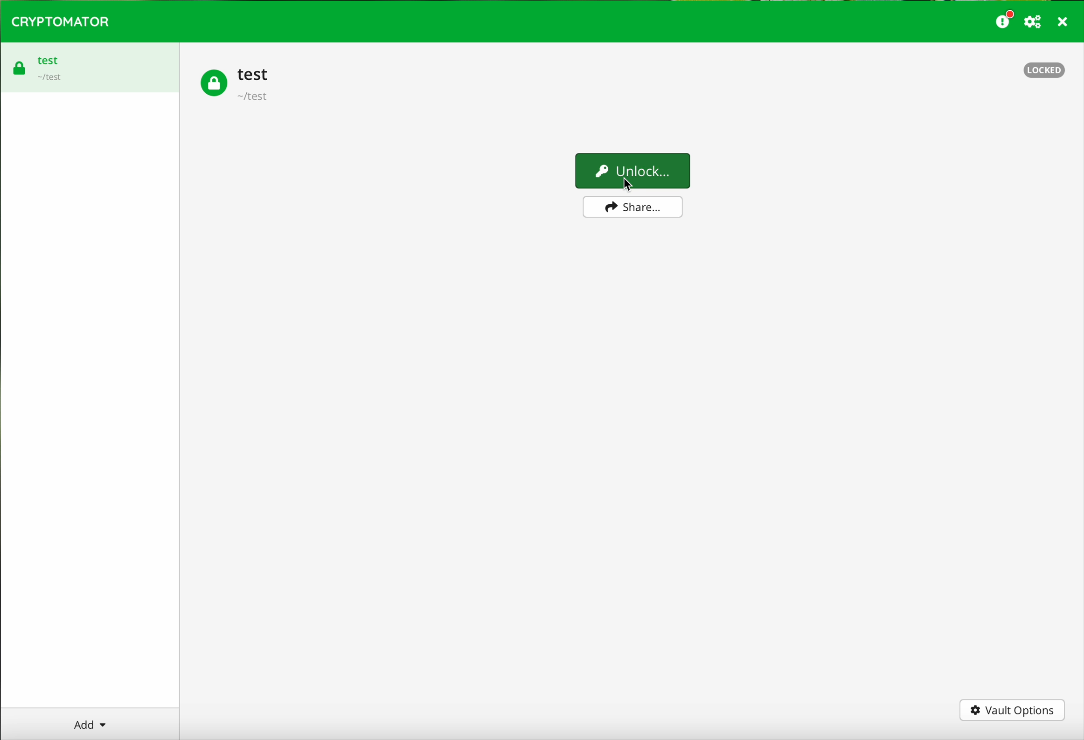 This screenshot has height=740, width=1084. What do you see at coordinates (1005, 19) in the screenshot?
I see `donate` at bounding box center [1005, 19].